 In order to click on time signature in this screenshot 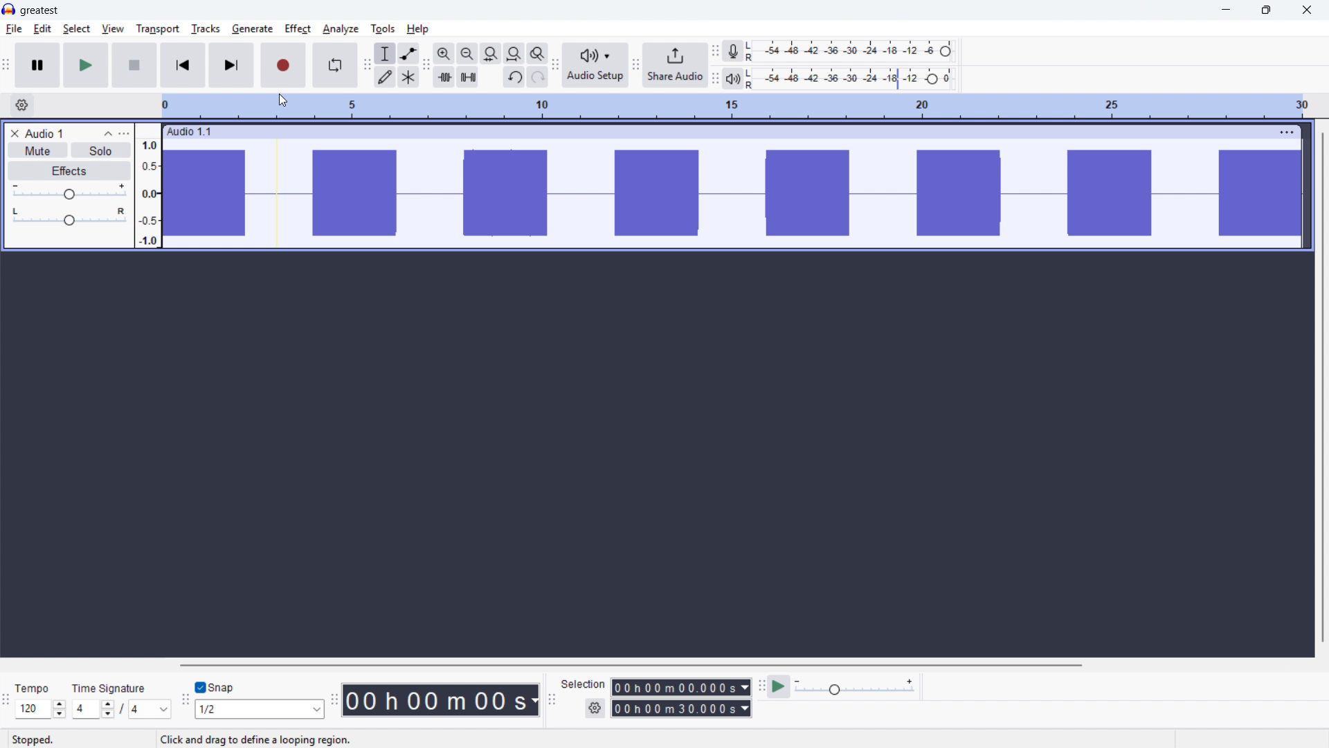, I will do `click(110, 688)`.